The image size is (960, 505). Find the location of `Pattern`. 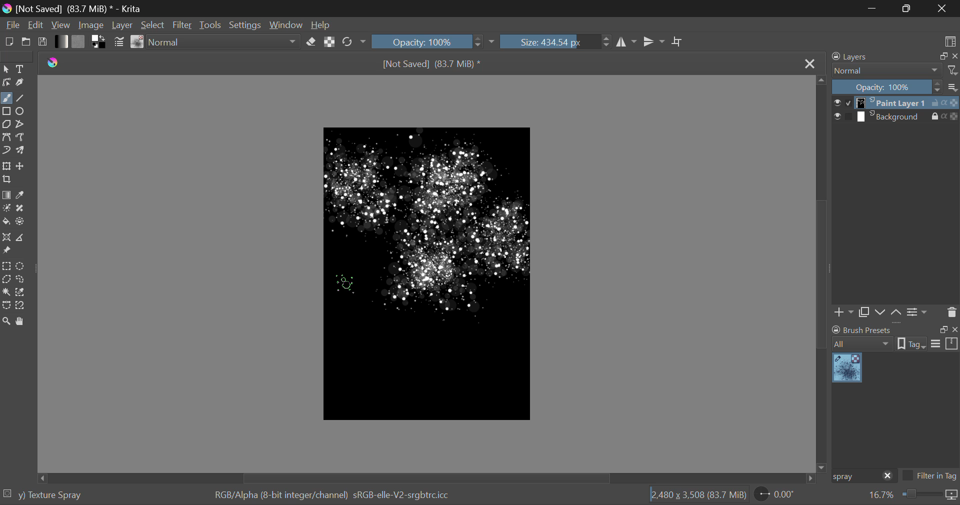

Pattern is located at coordinates (79, 41).